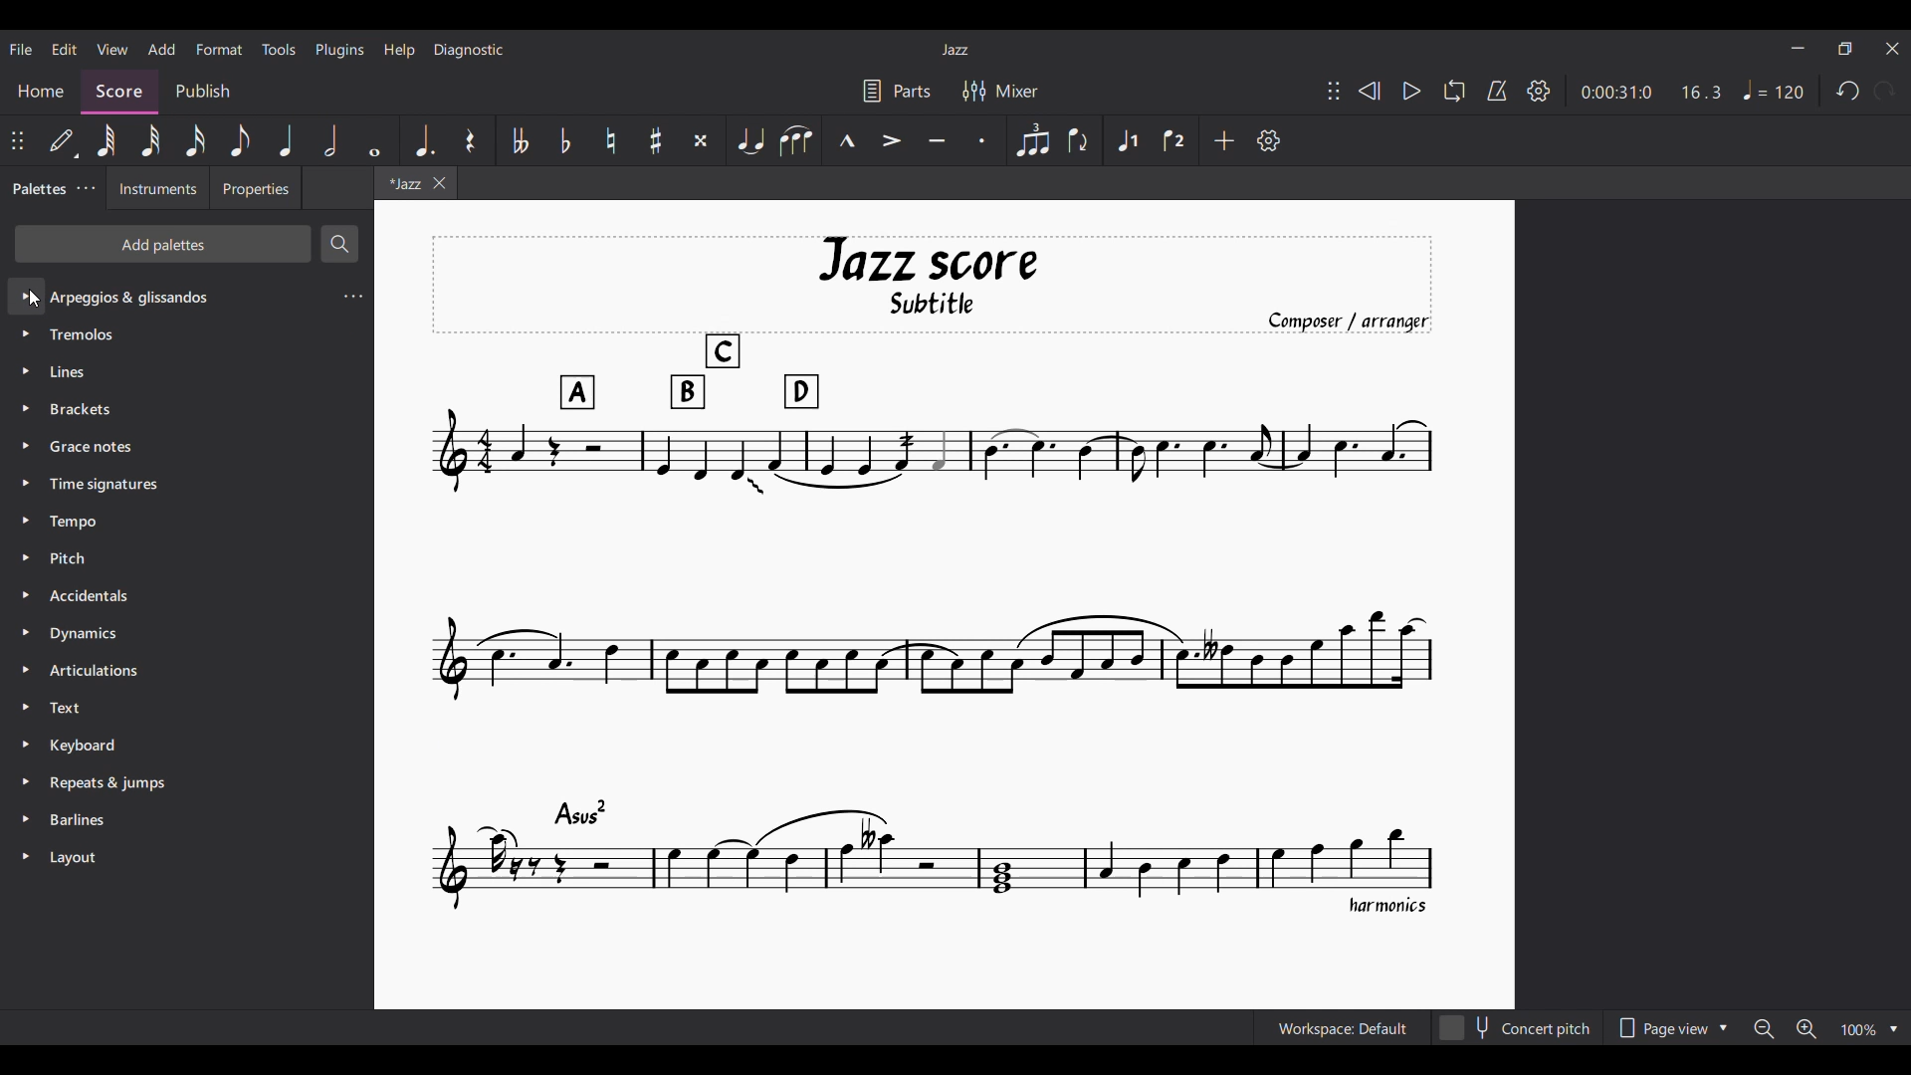 The height and width of the screenshot is (1075, 1911). What do you see at coordinates (438, 183) in the screenshot?
I see `Close tab` at bounding box center [438, 183].